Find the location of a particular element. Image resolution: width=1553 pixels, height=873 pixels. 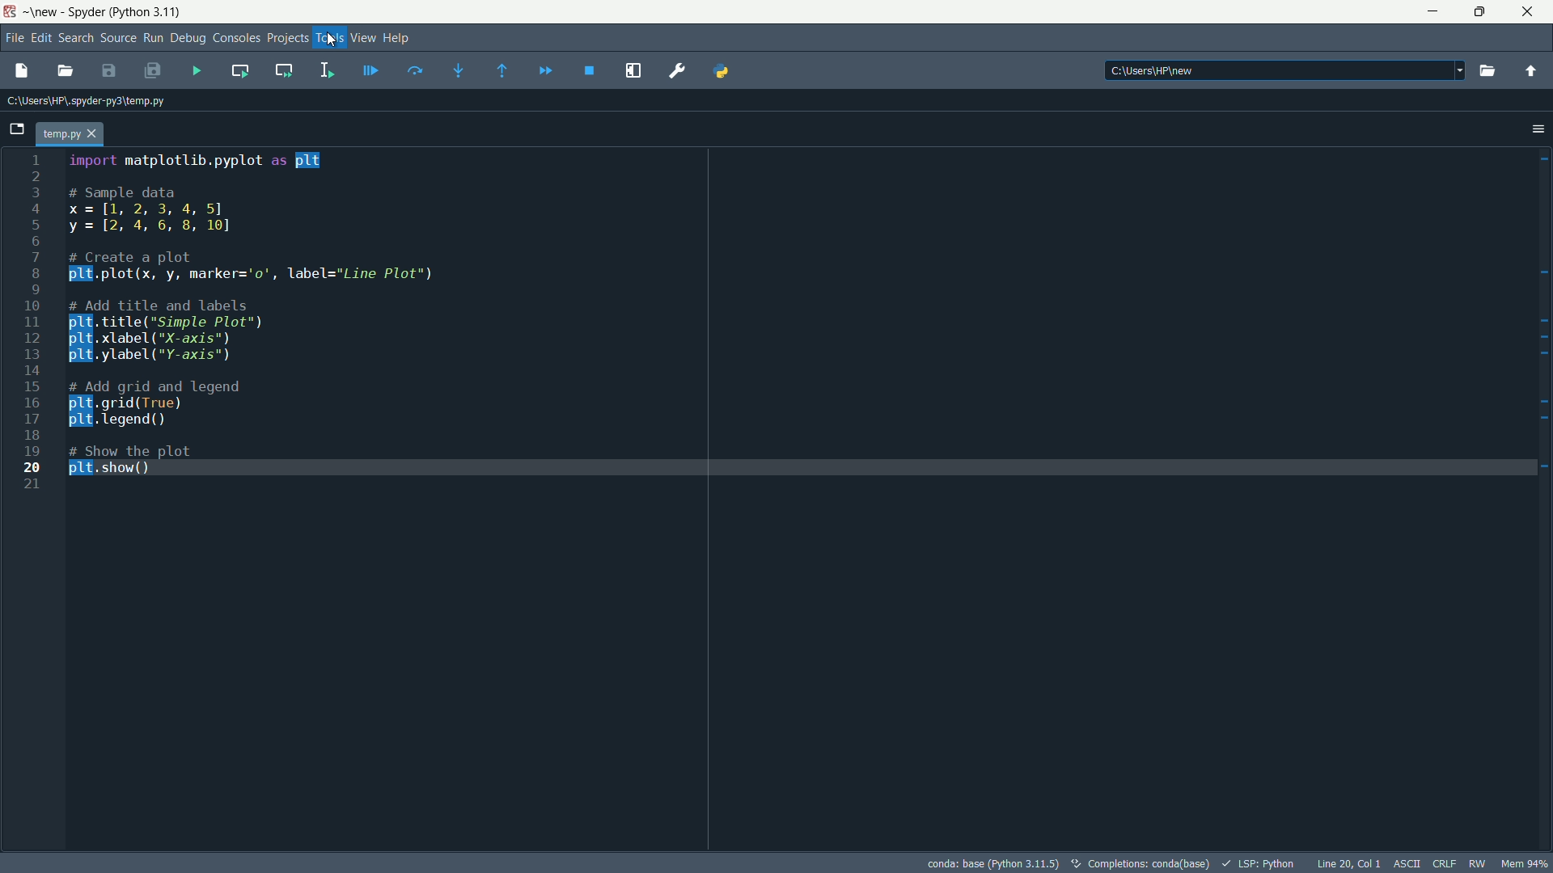

execute current line is located at coordinates (417, 72).